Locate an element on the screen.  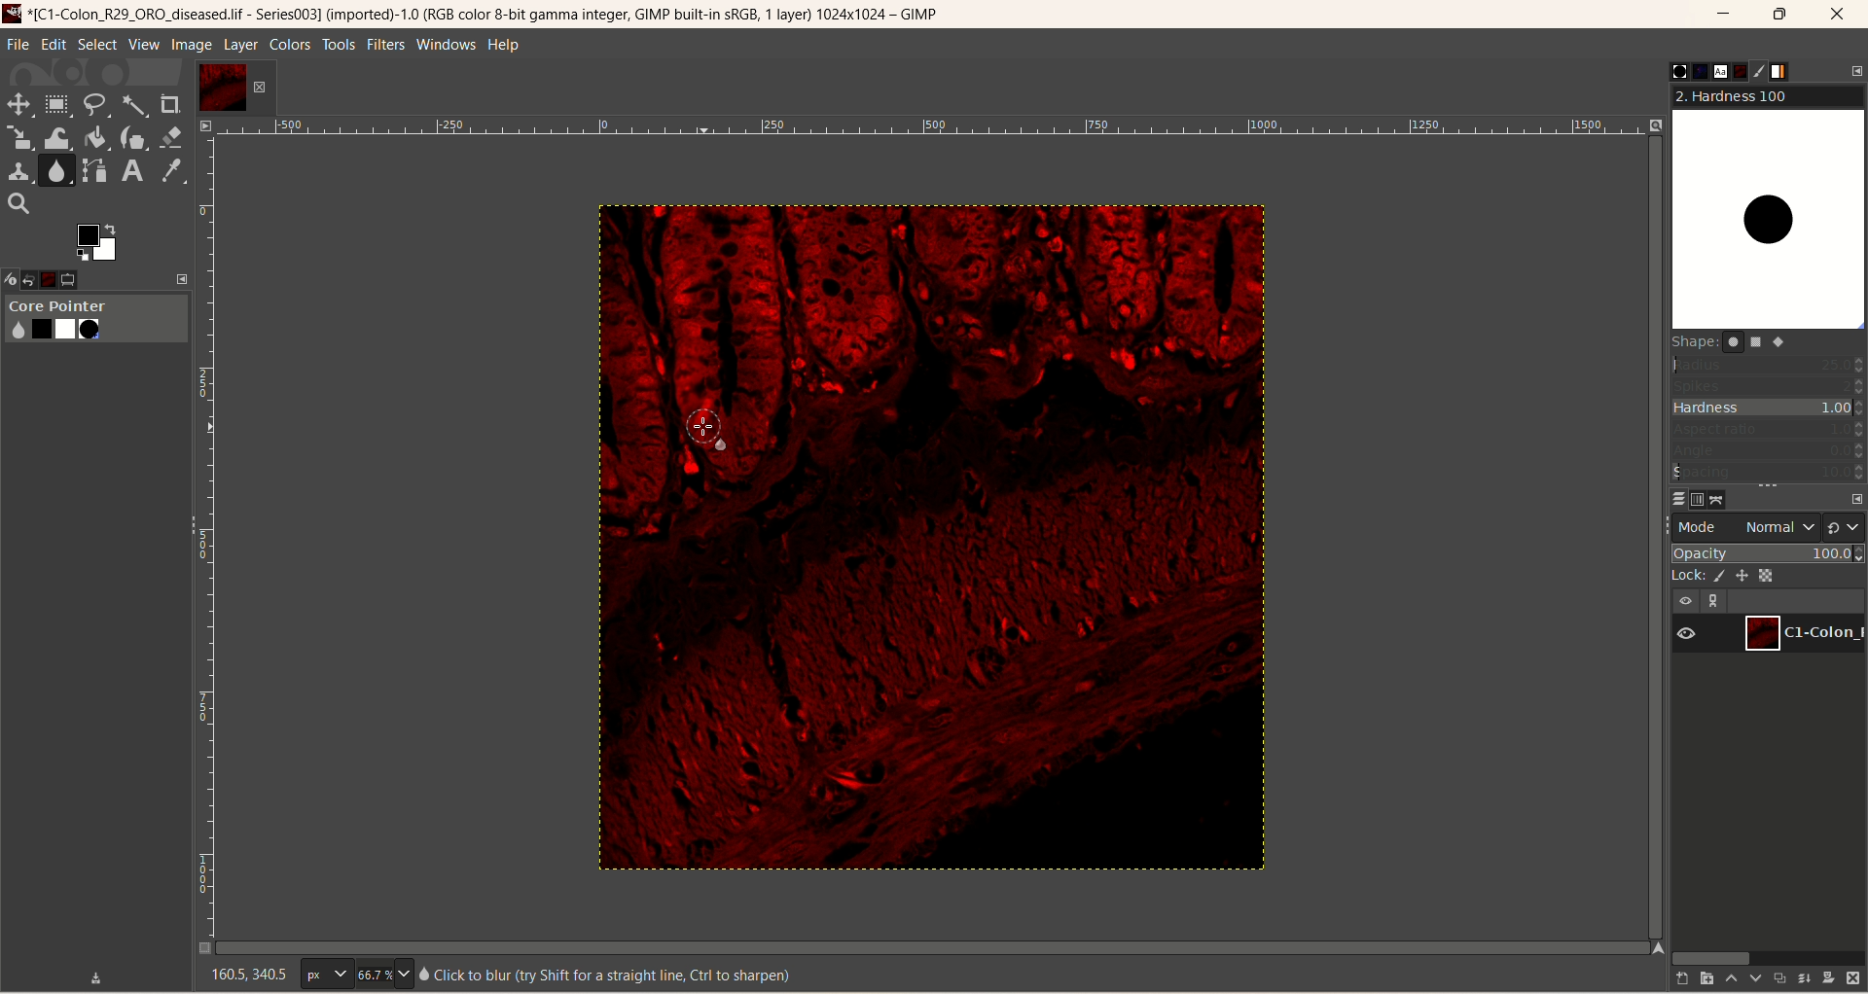
add a mask is located at coordinates (1829, 976).